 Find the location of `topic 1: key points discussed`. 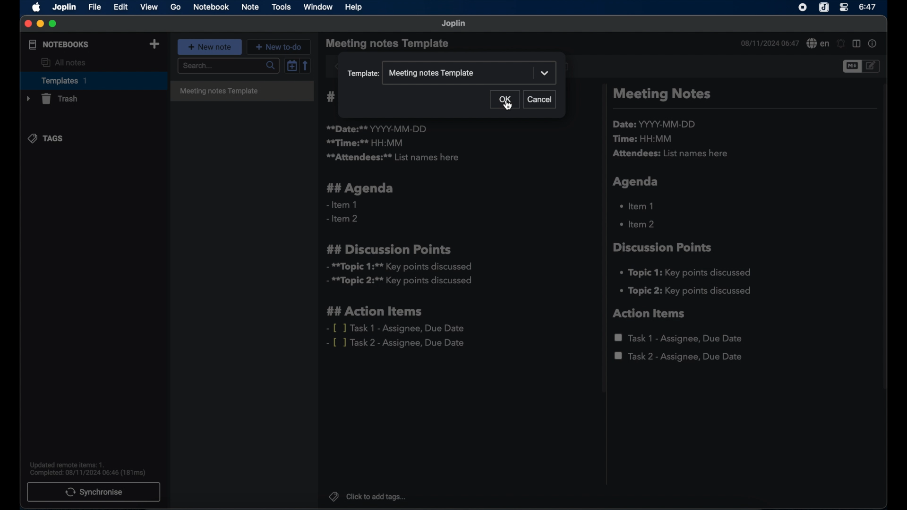

topic 1: key points discussed is located at coordinates (689, 272).